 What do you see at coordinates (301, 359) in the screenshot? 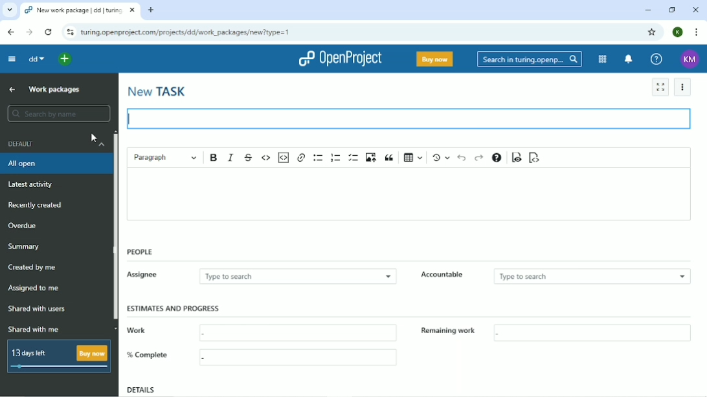
I see `box` at bounding box center [301, 359].